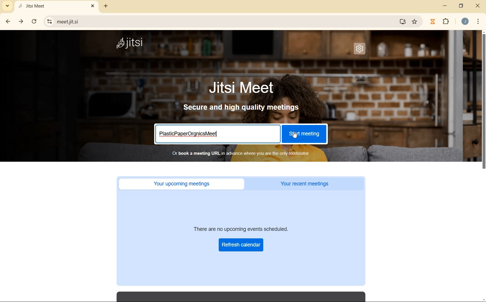 Image resolution: width=486 pixels, height=302 pixels. Describe the element at coordinates (478, 21) in the screenshot. I see `customize google chrome` at that location.